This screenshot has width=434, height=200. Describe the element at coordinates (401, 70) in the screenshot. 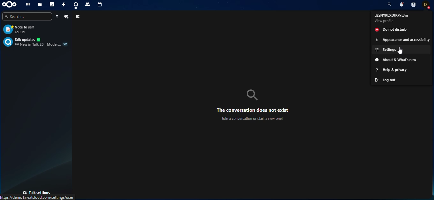

I see `Help & privacy` at that location.